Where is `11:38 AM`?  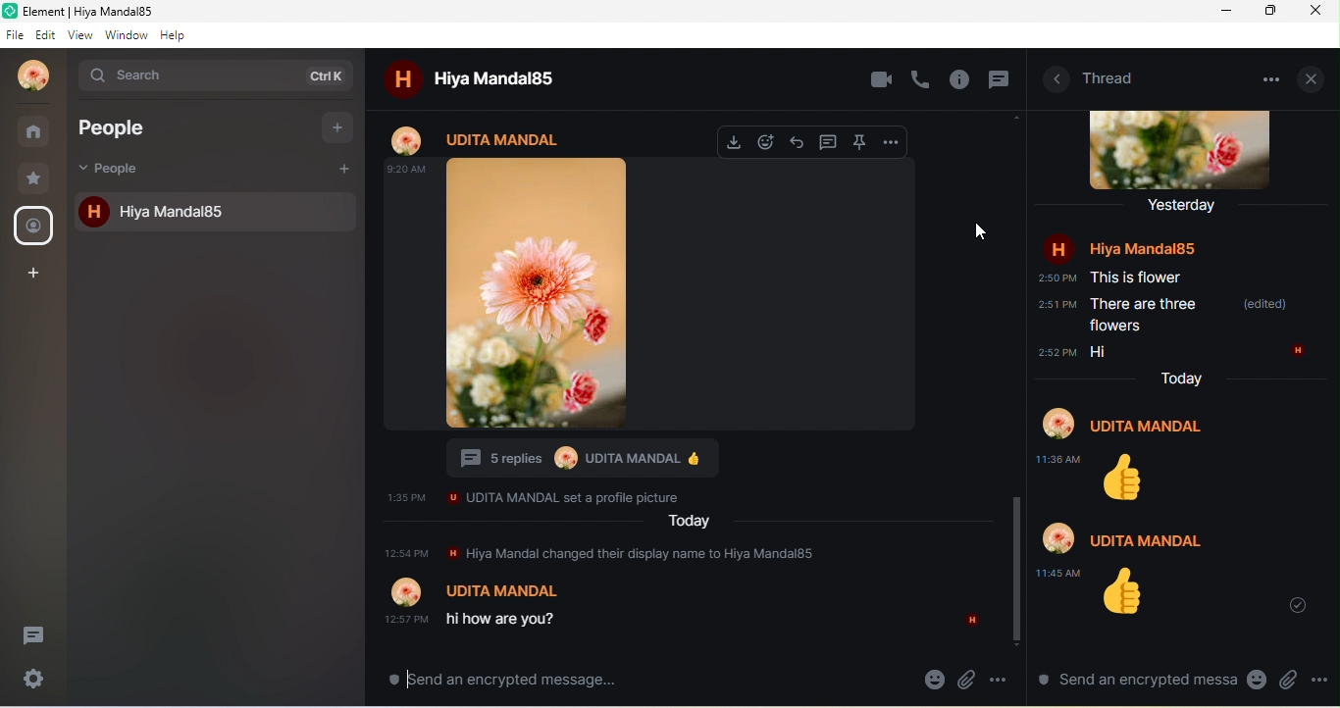 11:38 AM is located at coordinates (1058, 459).